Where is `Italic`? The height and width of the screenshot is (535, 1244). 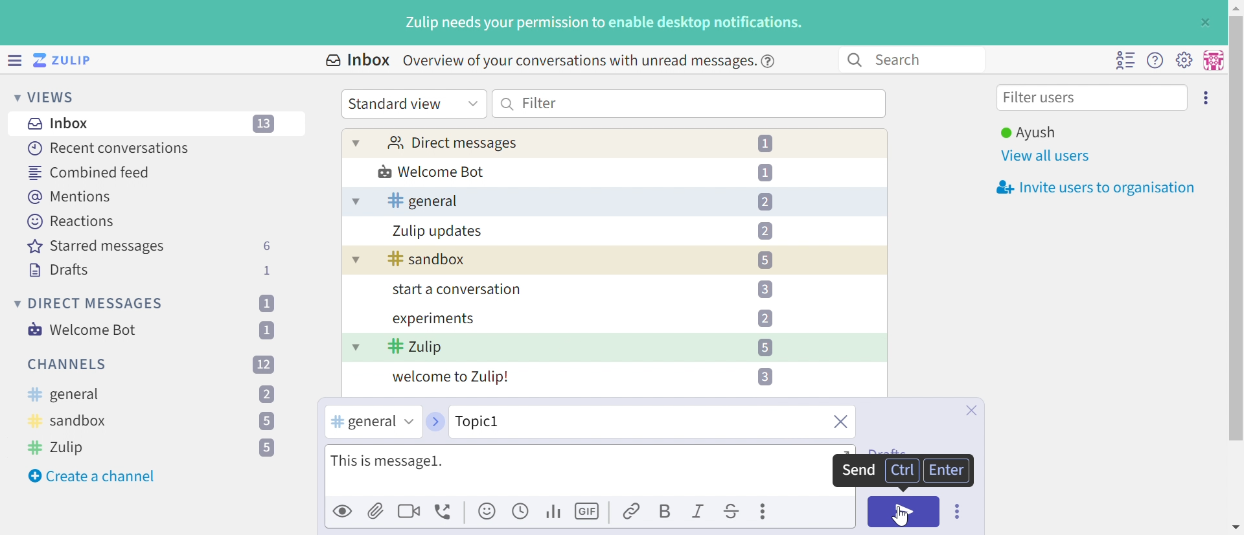
Italic is located at coordinates (699, 513).